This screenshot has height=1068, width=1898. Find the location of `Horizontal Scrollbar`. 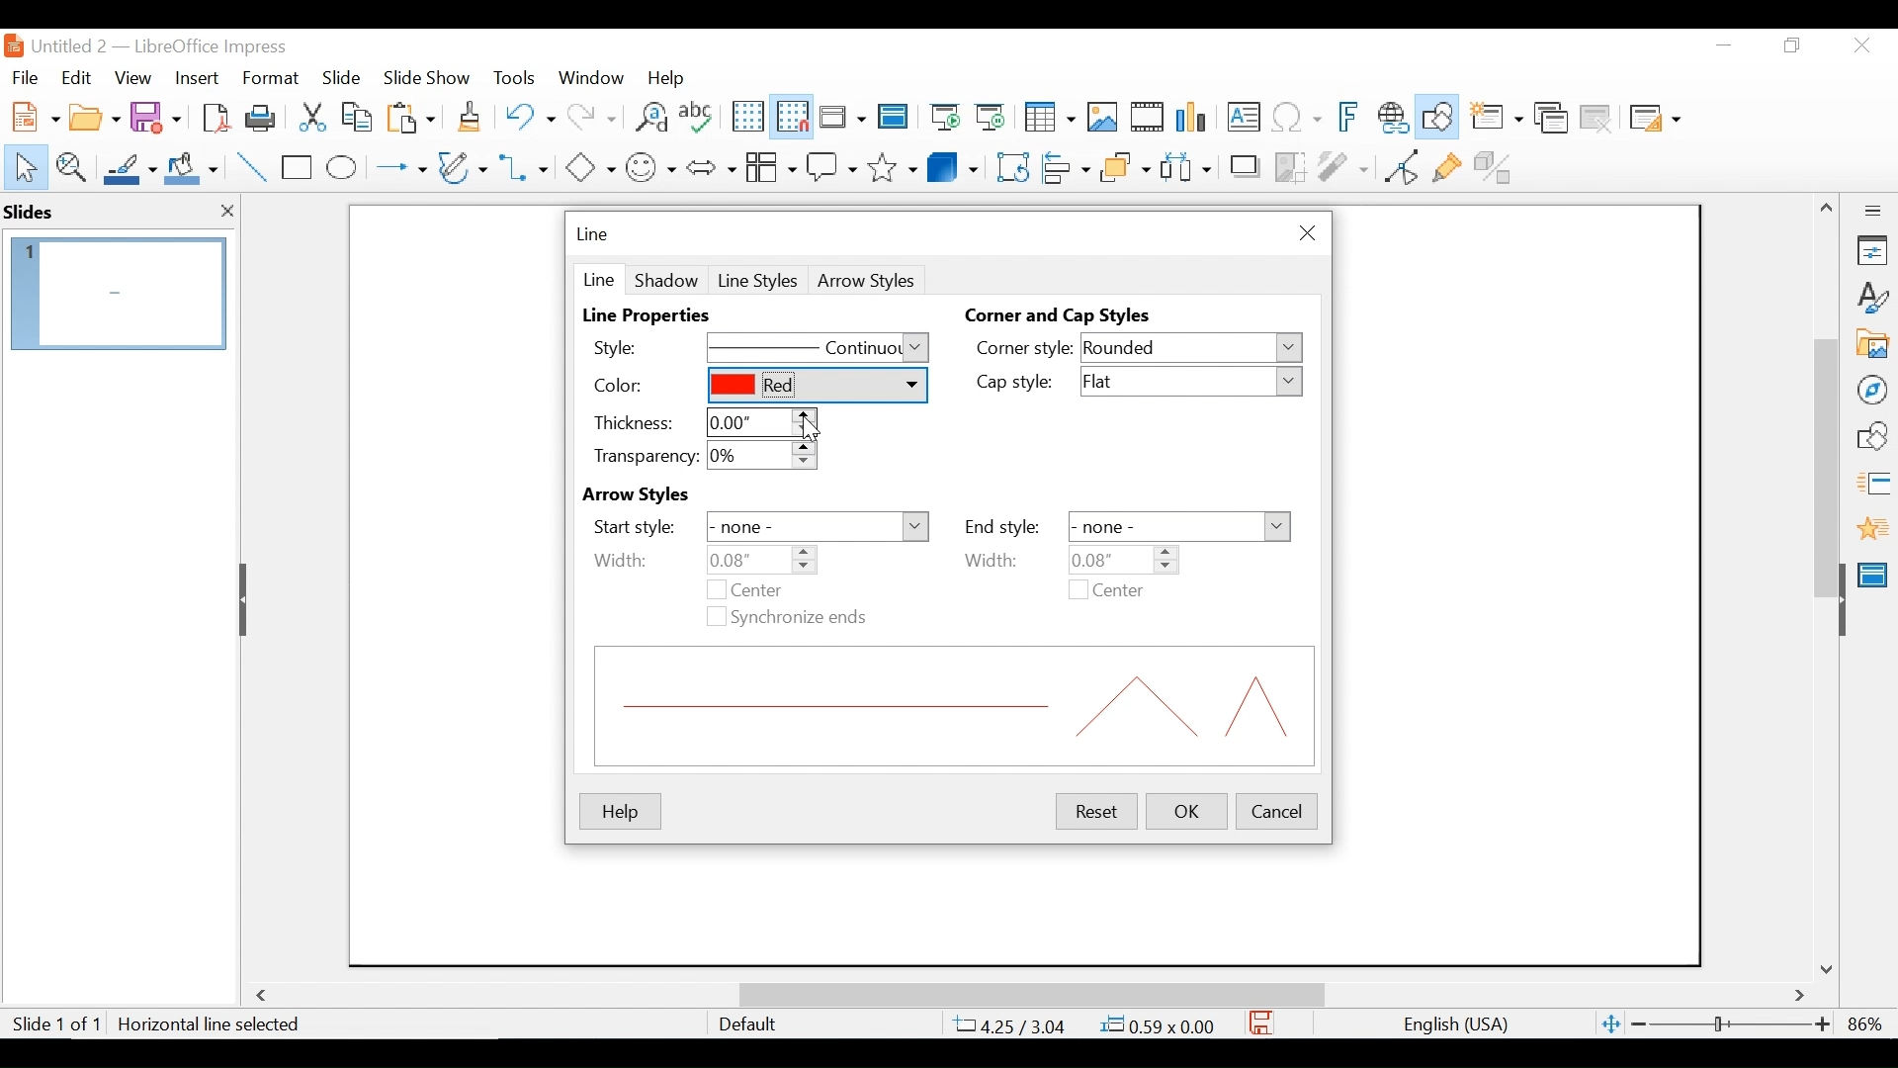

Horizontal Scrollbar is located at coordinates (1030, 994).